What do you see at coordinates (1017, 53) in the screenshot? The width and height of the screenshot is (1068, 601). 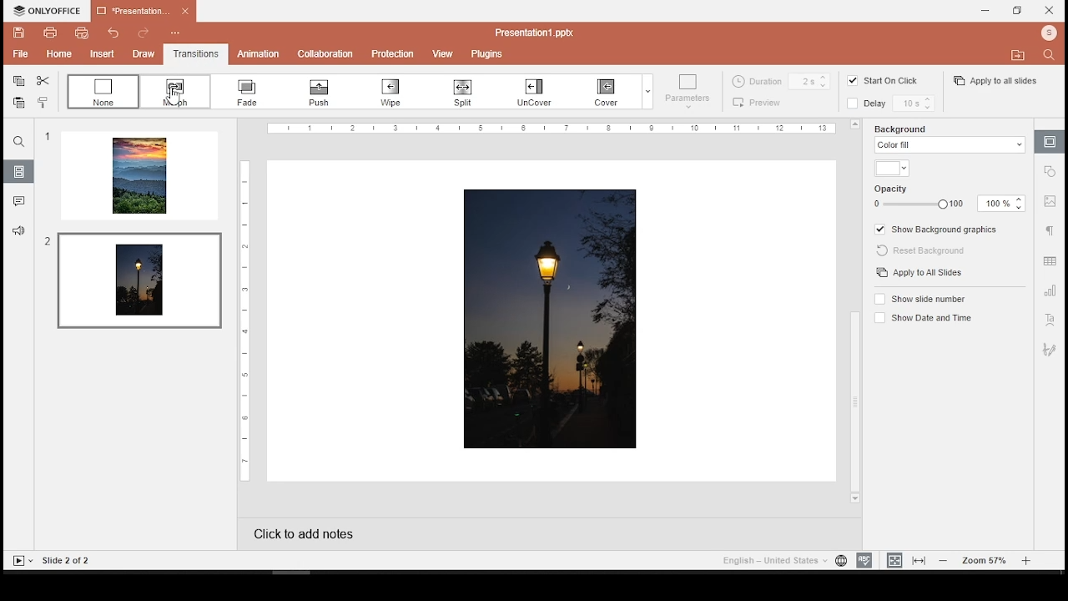 I see `move` at bounding box center [1017, 53].